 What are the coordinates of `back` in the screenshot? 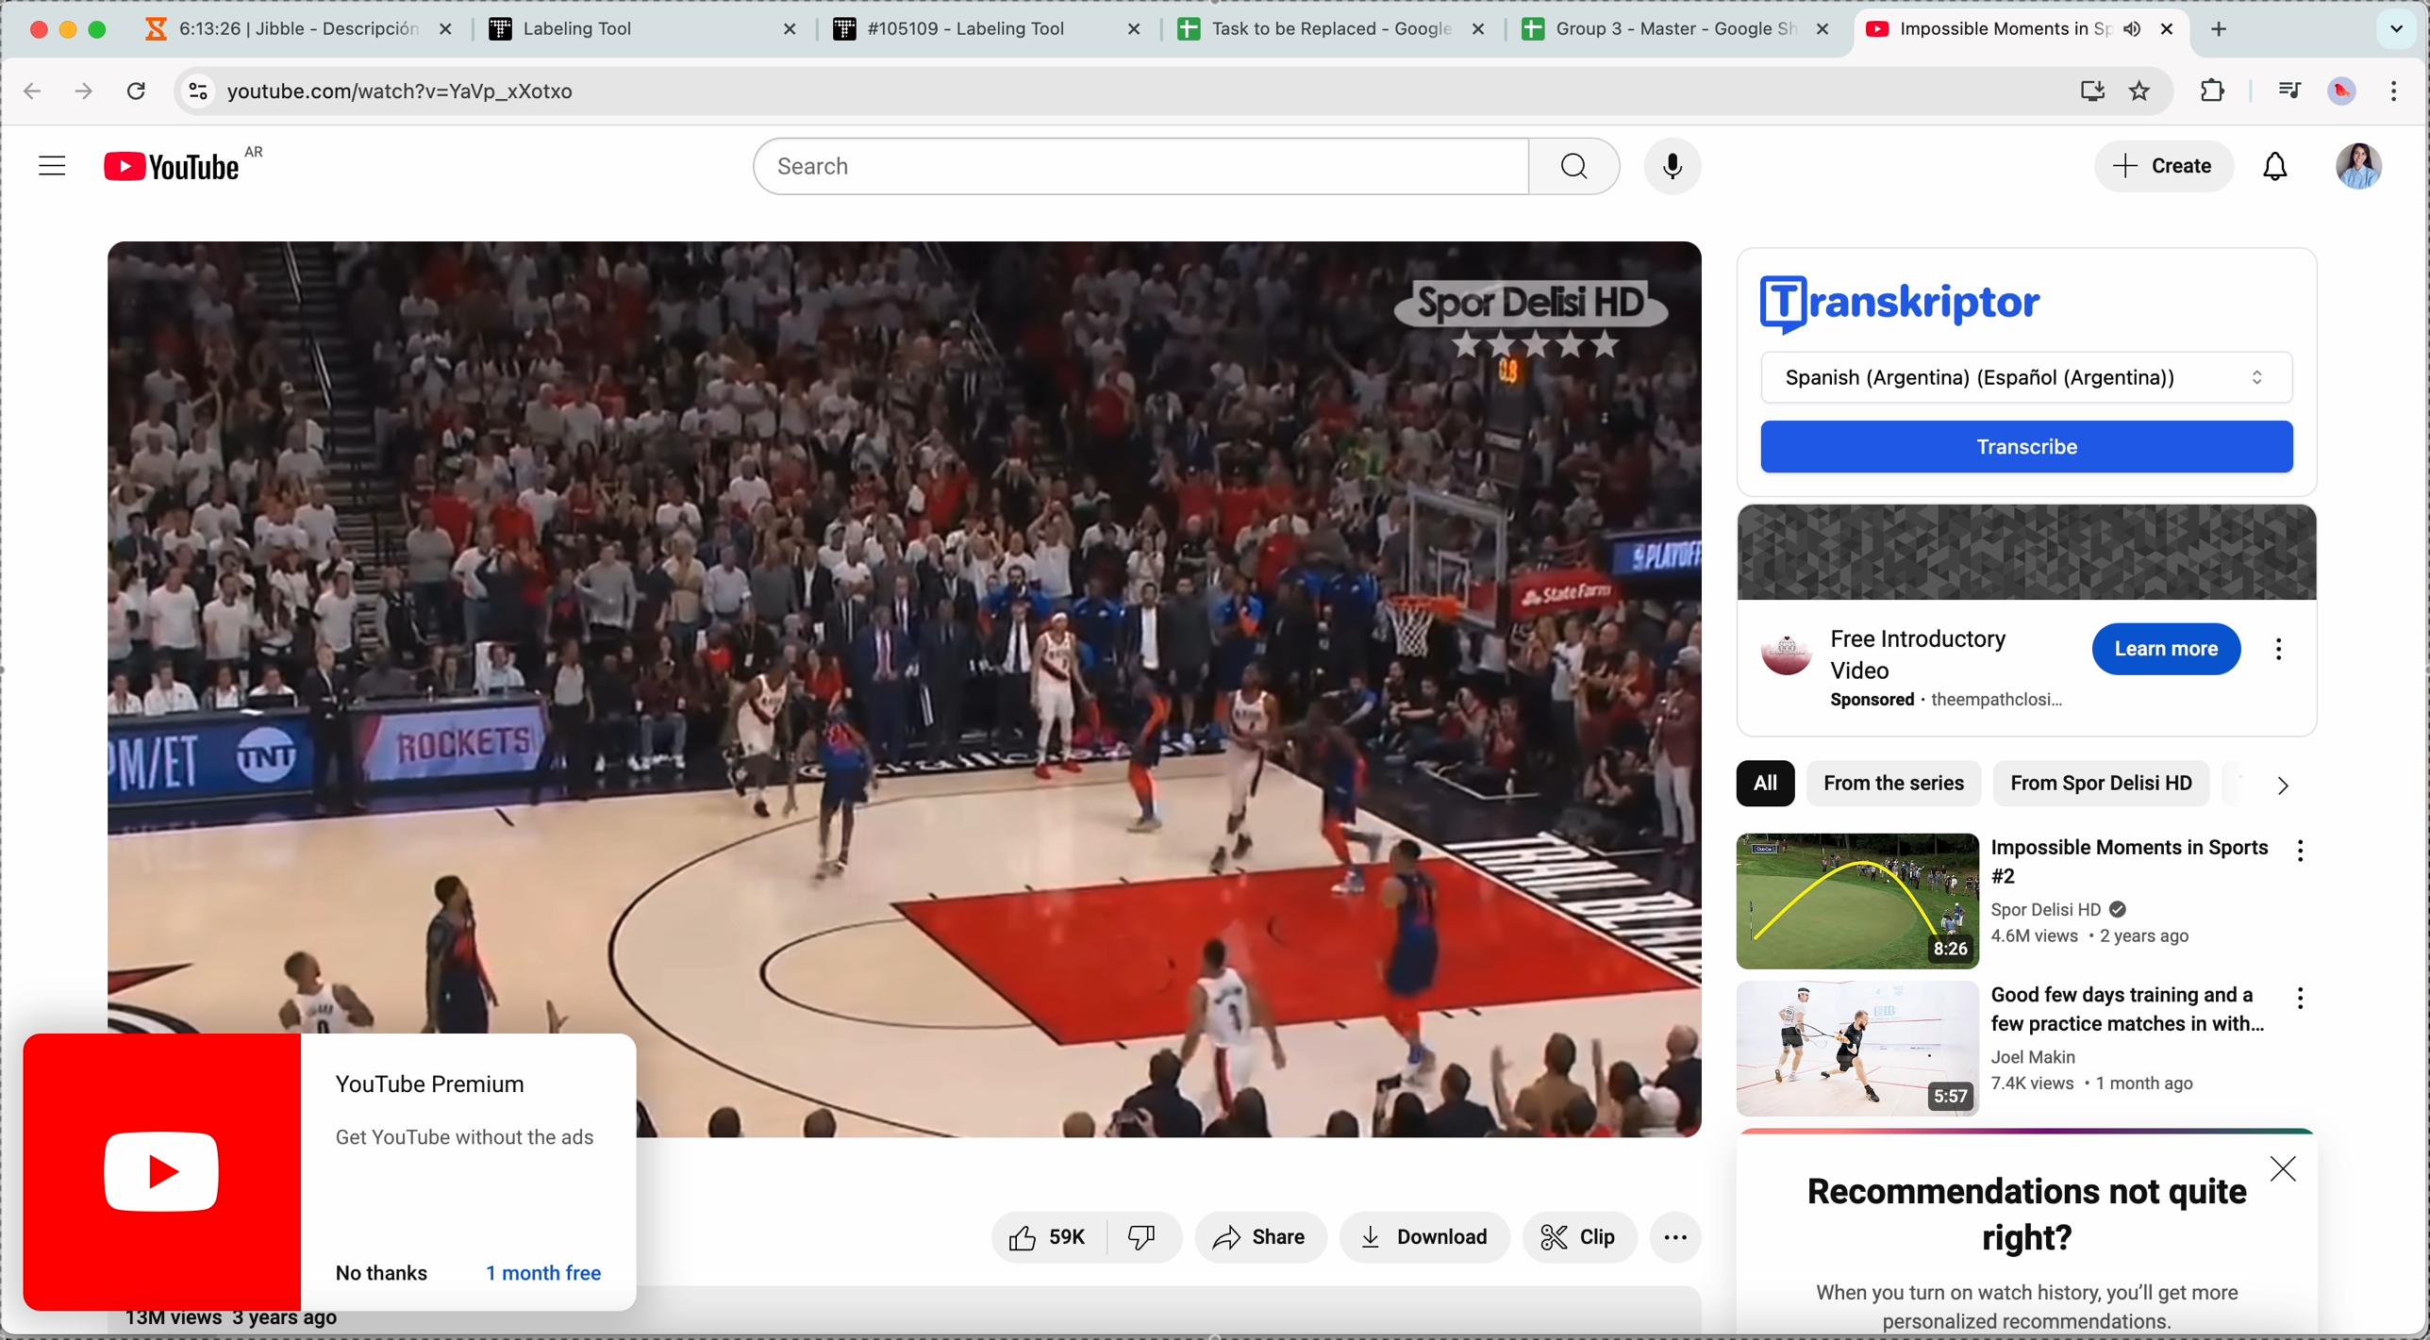 It's located at (32, 91).